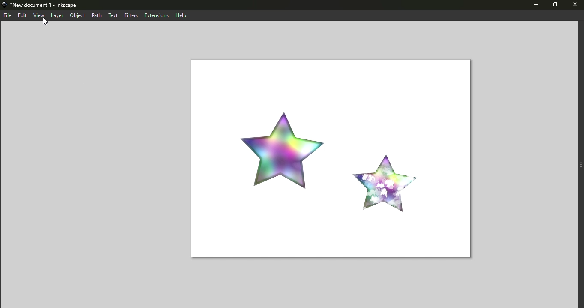 The image size is (584, 308). I want to click on Path, so click(98, 15).